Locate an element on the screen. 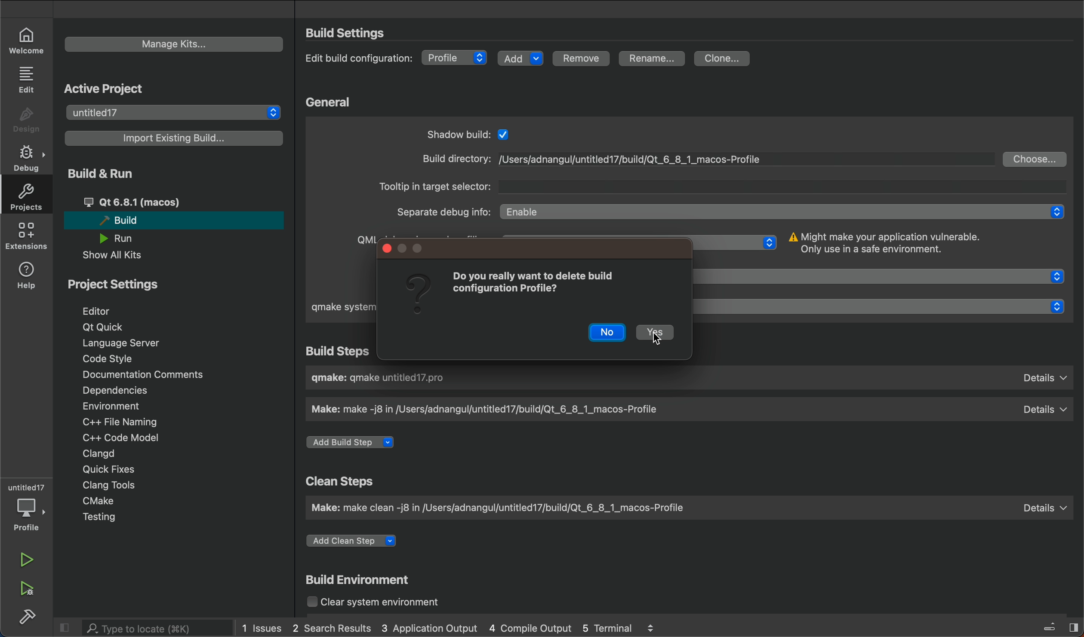 Image resolution: width=1084 pixels, height=637 pixels. general is located at coordinates (330, 101).